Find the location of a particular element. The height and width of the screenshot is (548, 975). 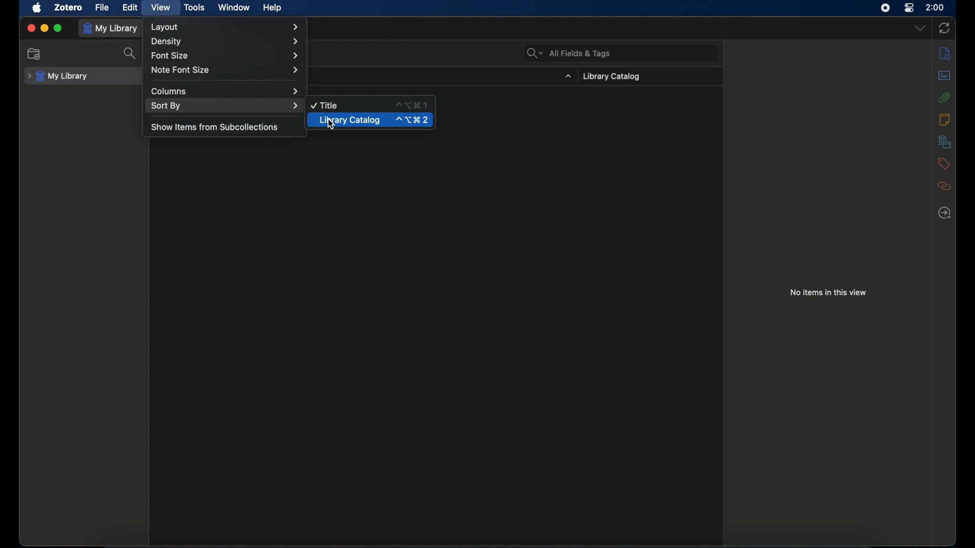

locate is located at coordinates (945, 213).